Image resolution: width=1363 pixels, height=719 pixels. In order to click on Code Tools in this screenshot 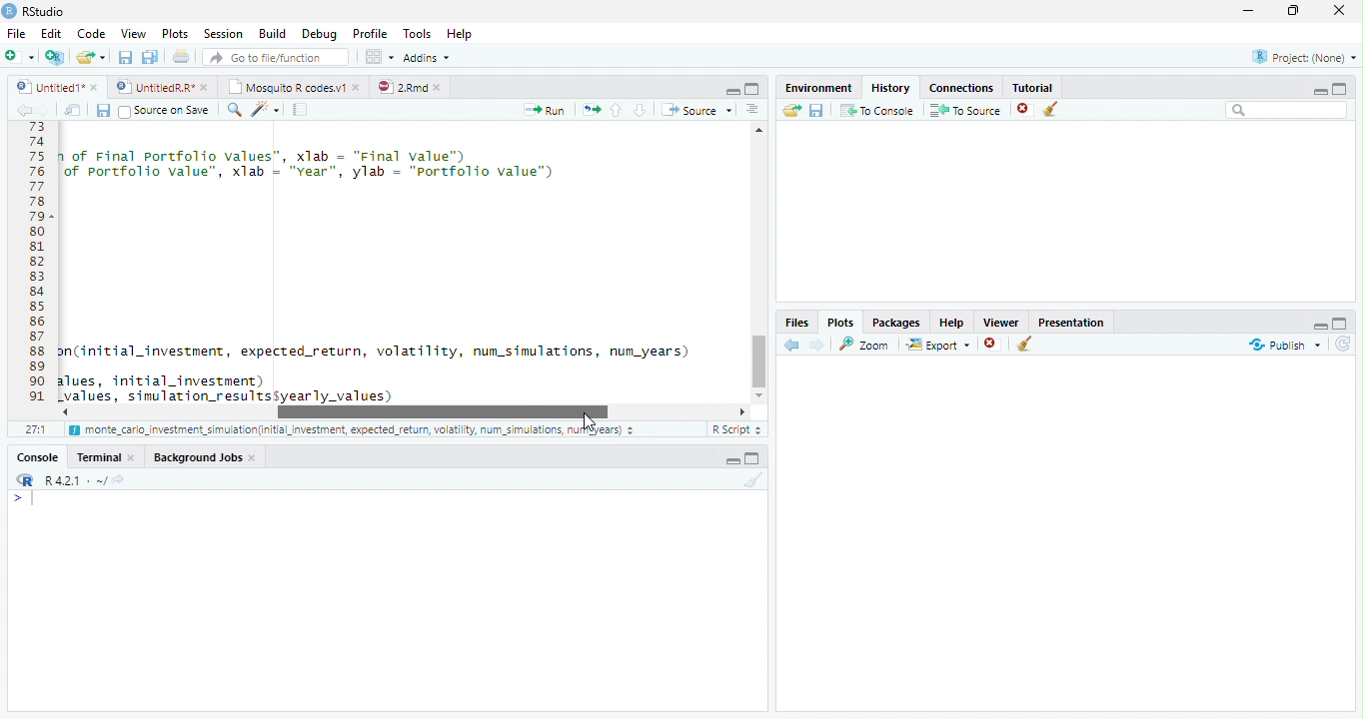, I will do `click(266, 110)`.